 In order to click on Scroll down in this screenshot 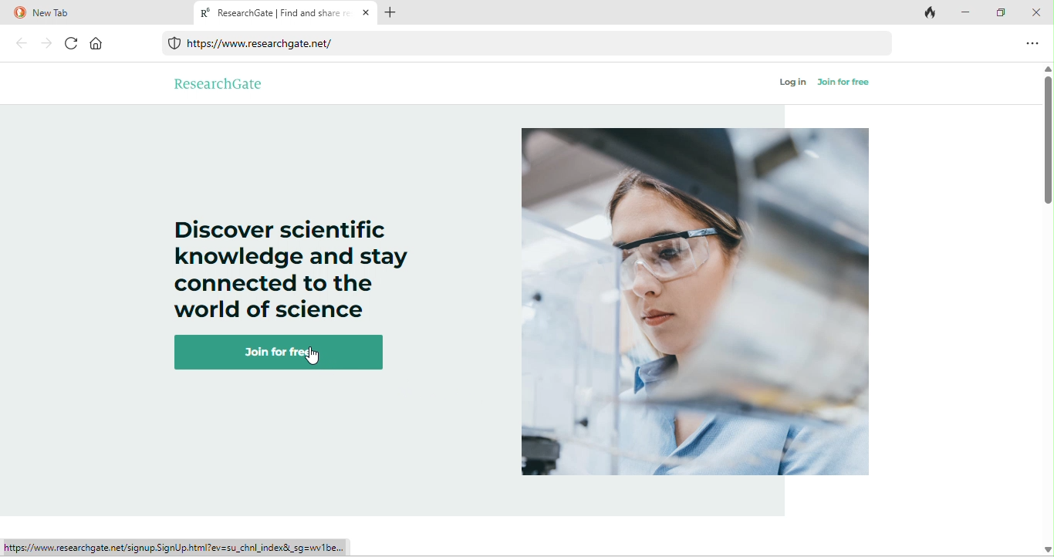, I will do `click(1047, 549)`.